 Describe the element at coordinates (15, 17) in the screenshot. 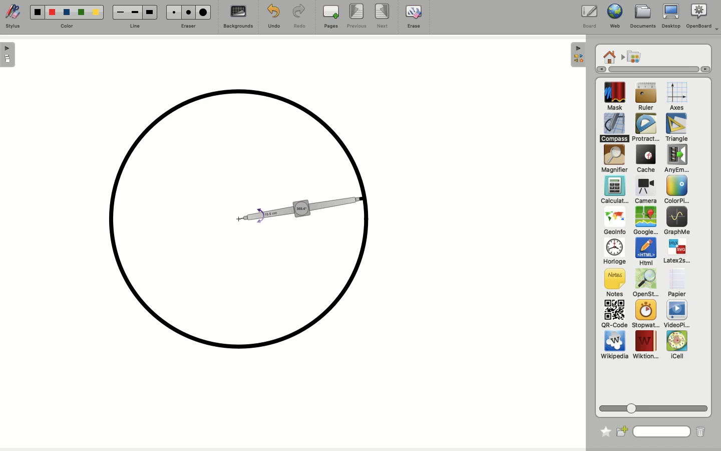

I see `Stylus` at that location.